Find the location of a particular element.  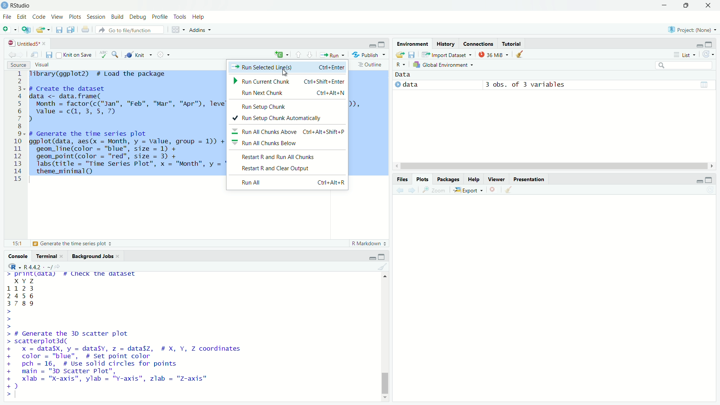

tools is located at coordinates (181, 17).